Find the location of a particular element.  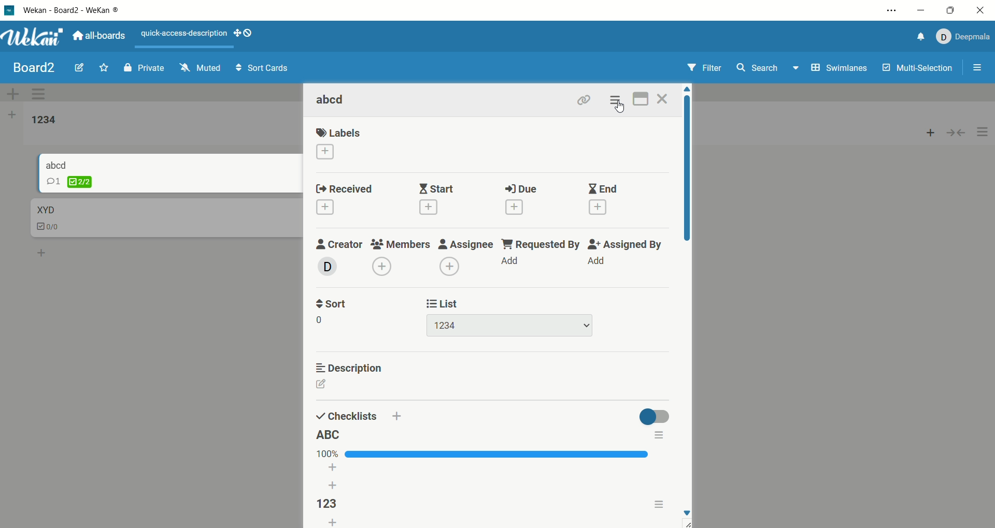

multi-selection is located at coordinates (917, 72).